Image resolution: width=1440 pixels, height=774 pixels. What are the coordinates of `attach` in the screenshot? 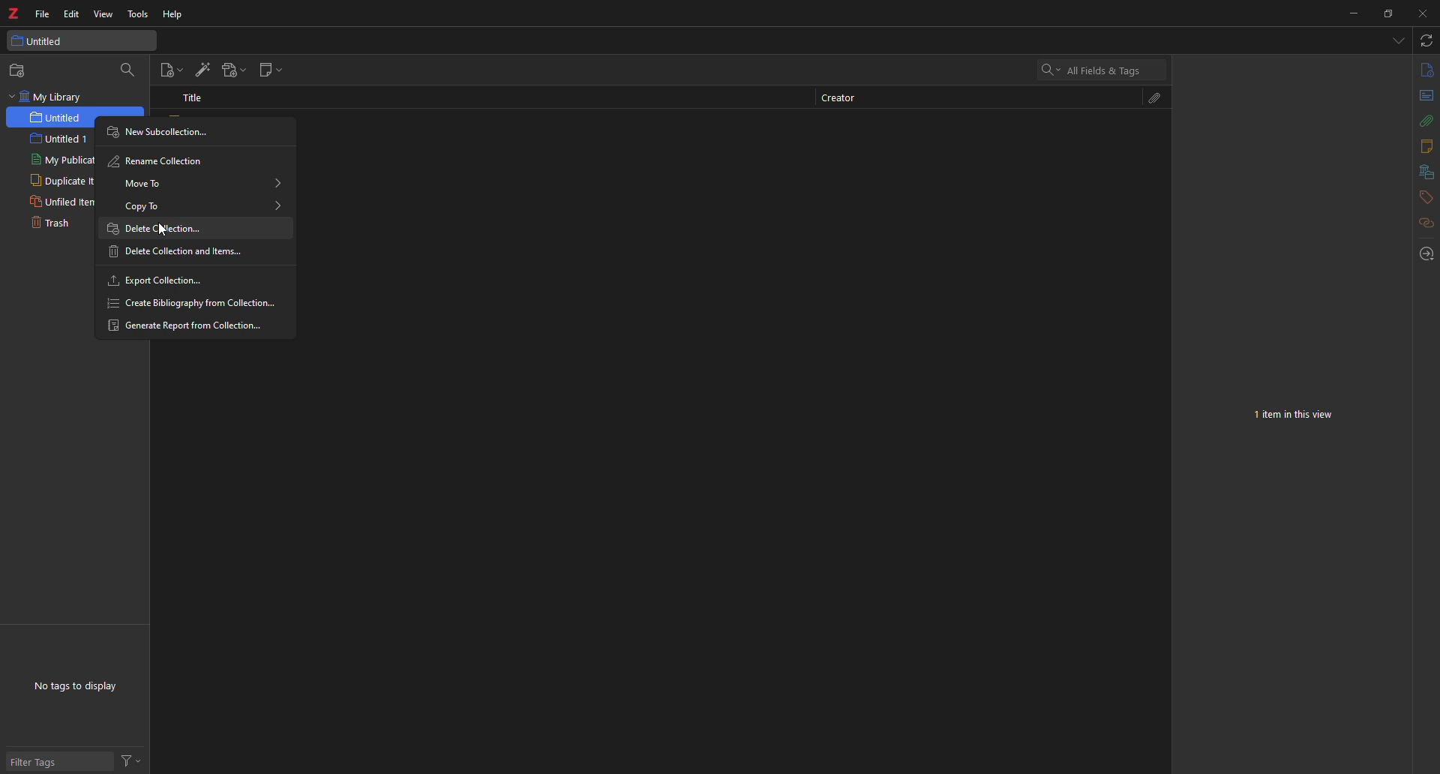 It's located at (1420, 121).